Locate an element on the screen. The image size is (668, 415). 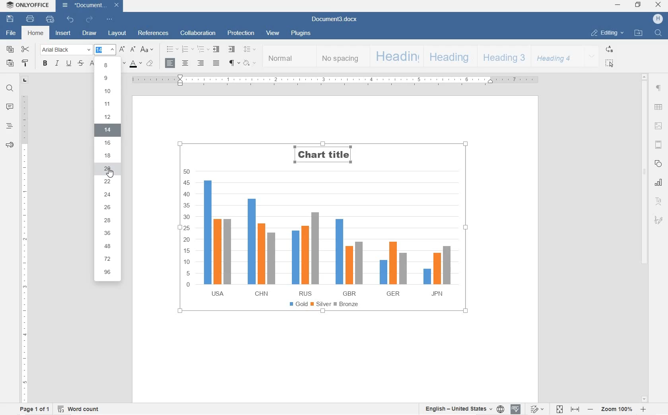
TEXT ART is located at coordinates (658, 200).